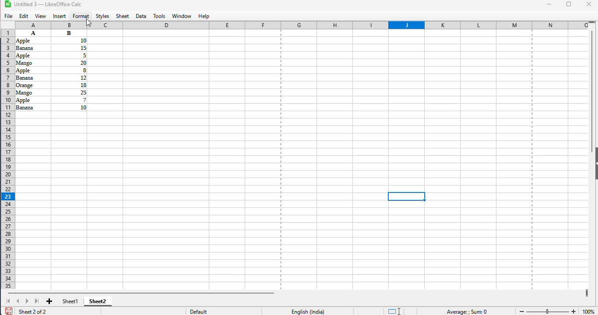  What do you see at coordinates (50, 301) in the screenshot?
I see `add new sheet` at bounding box center [50, 301].